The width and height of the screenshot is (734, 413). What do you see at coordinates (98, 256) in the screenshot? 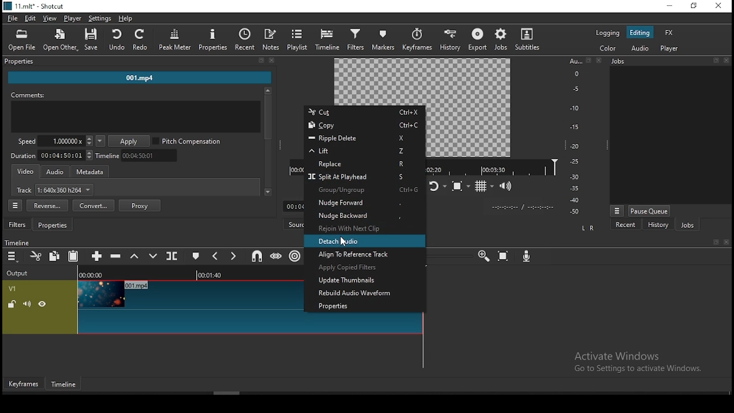
I see `append` at bounding box center [98, 256].